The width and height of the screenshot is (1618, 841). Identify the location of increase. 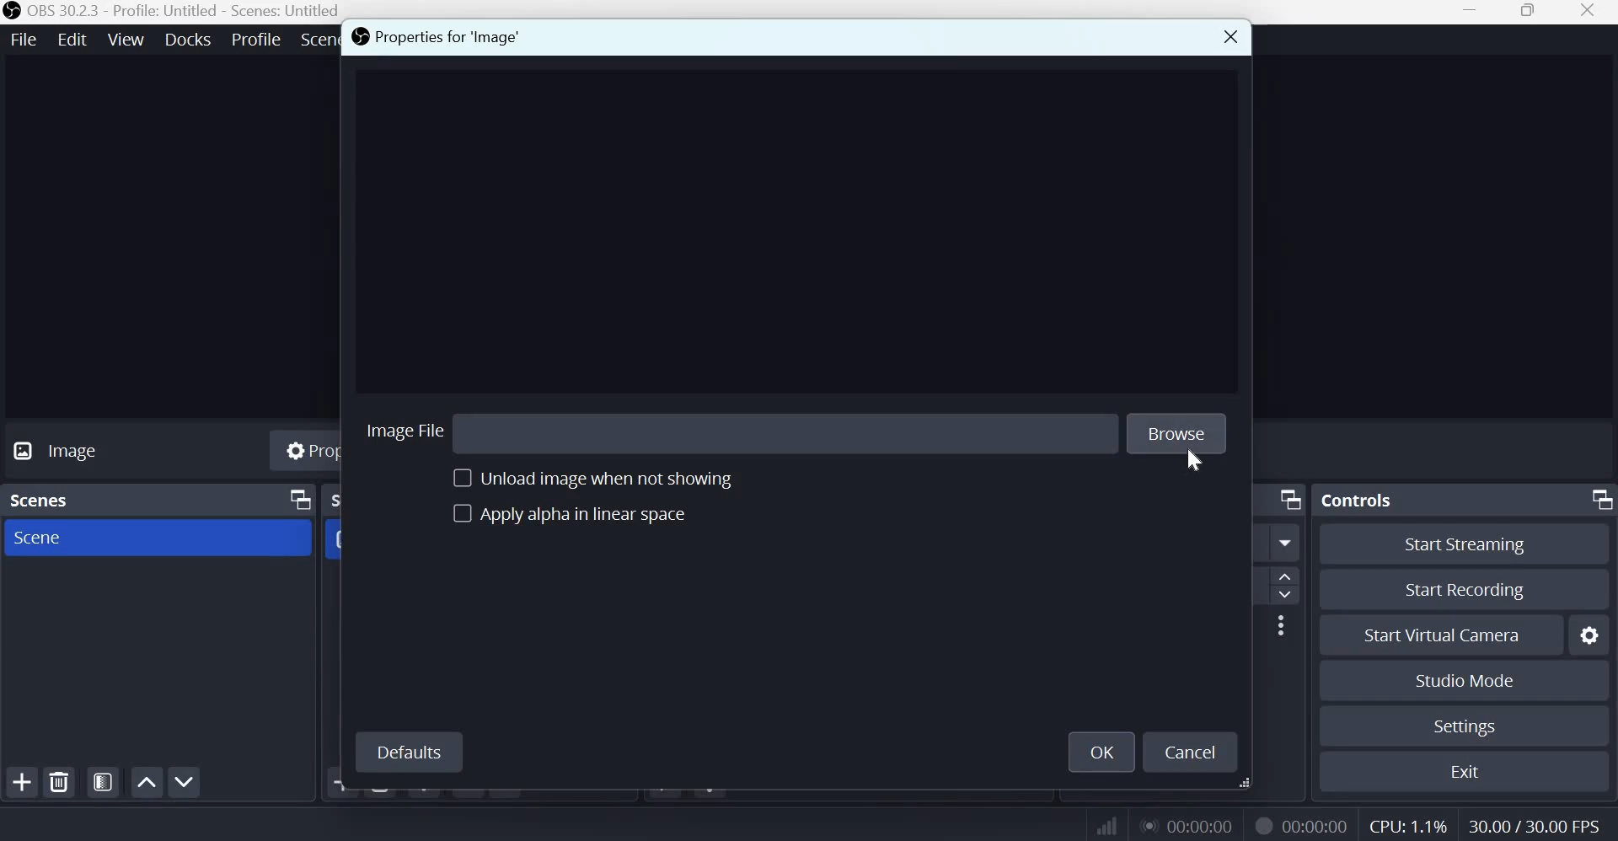
(1290, 577).